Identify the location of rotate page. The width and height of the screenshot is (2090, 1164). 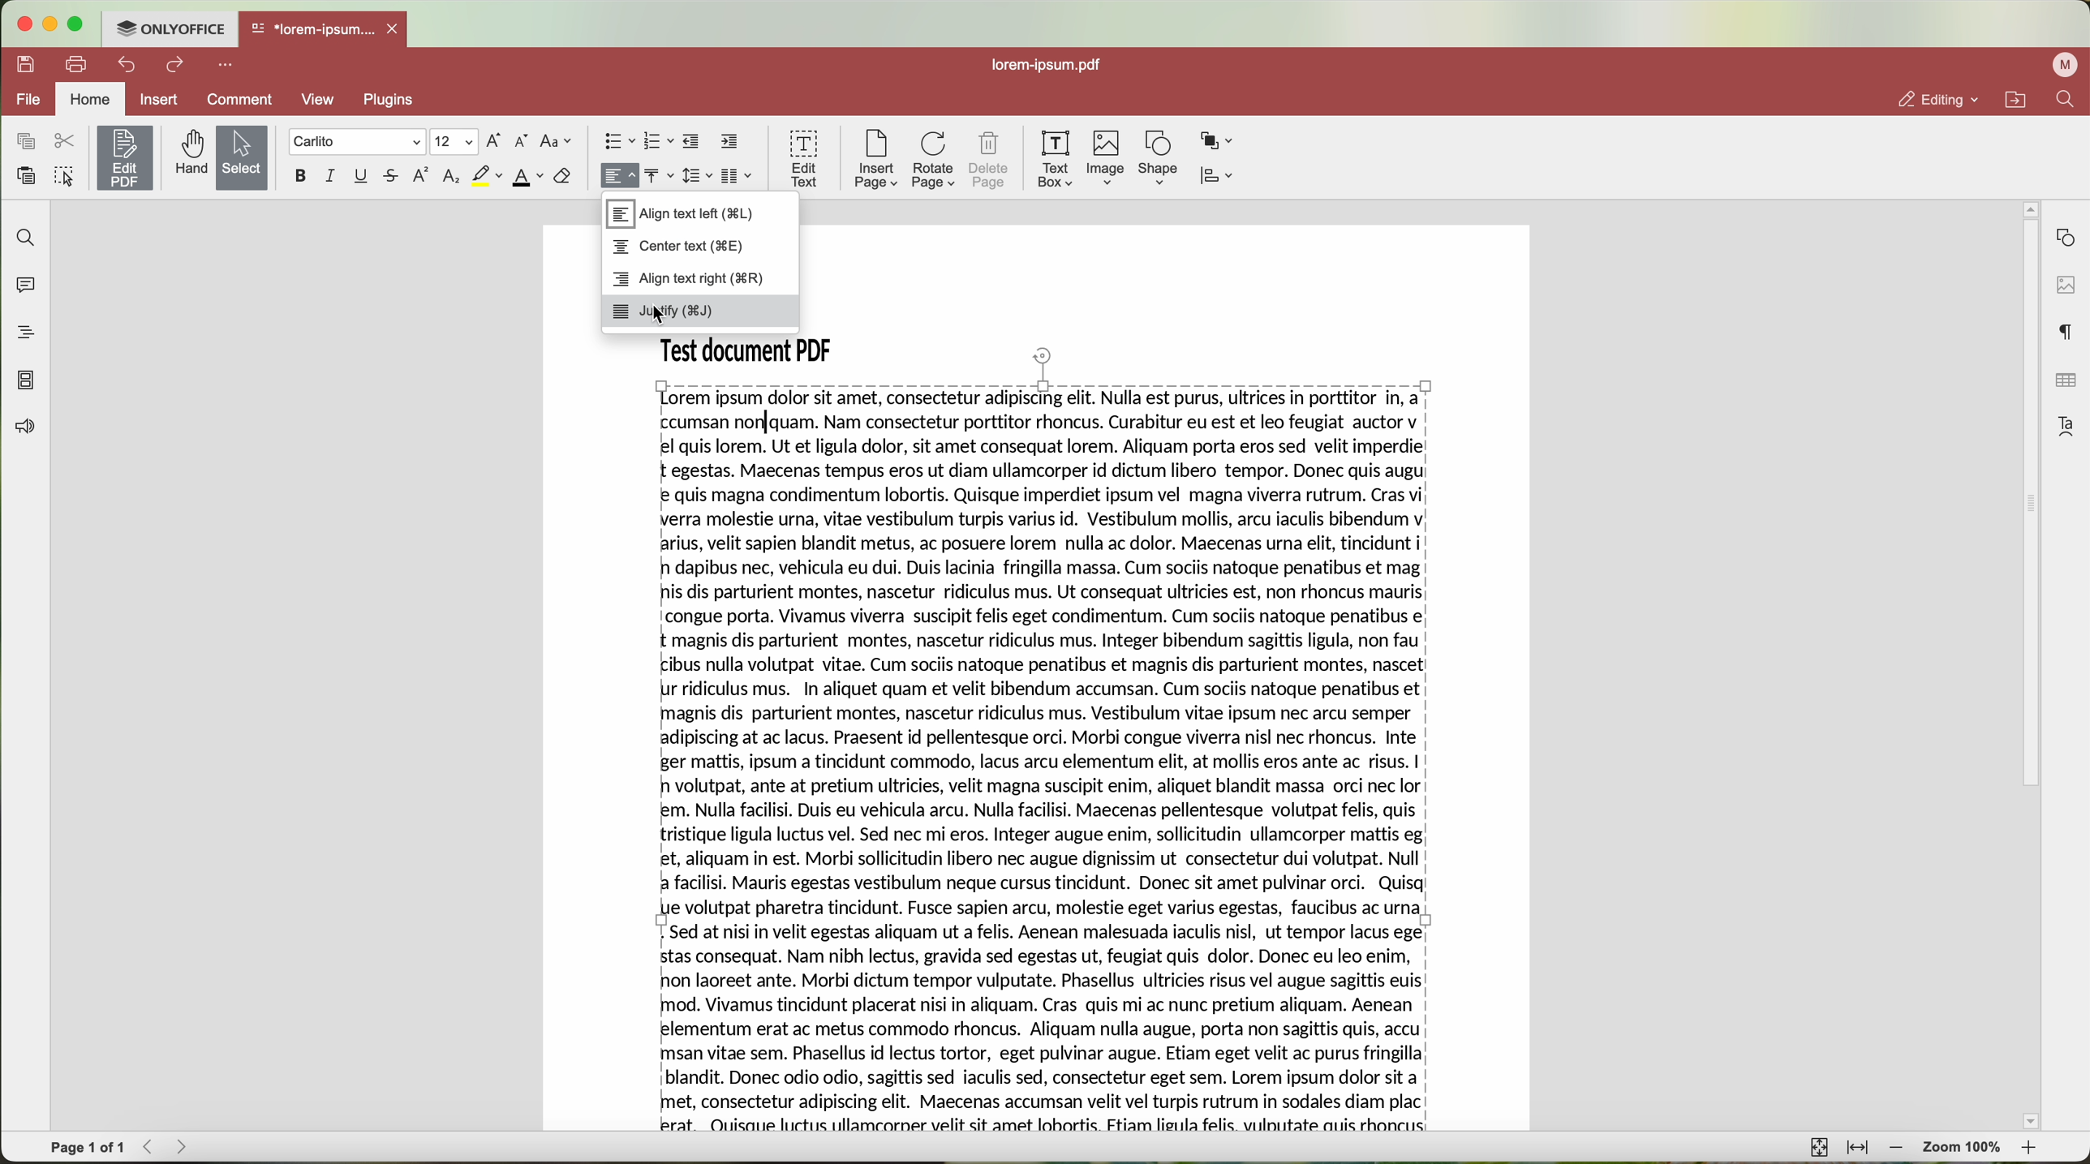
(935, 161).